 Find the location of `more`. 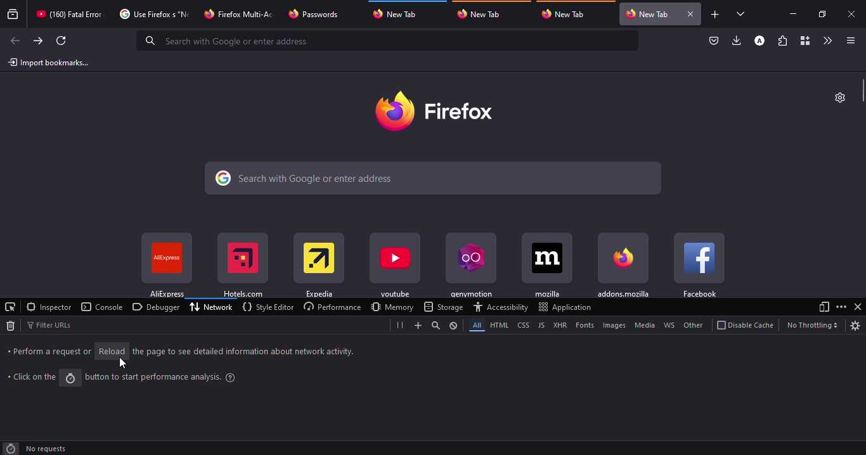

more is located at coordinates (841, 306).